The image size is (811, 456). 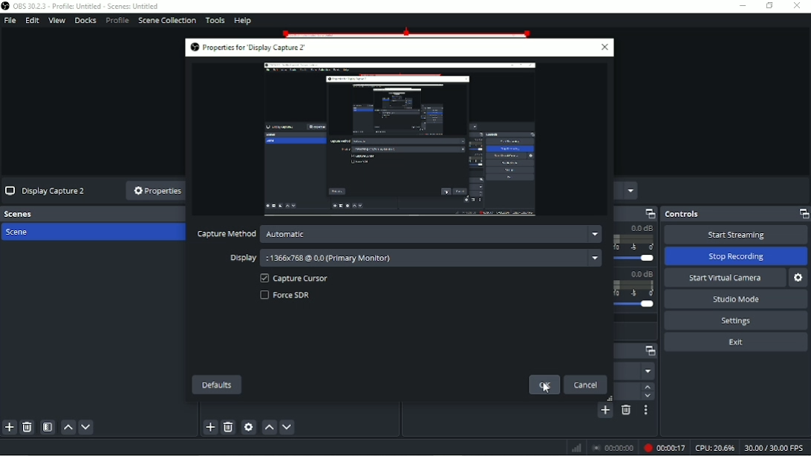 I want to click on Stop recording, so click(x=737, y=256).